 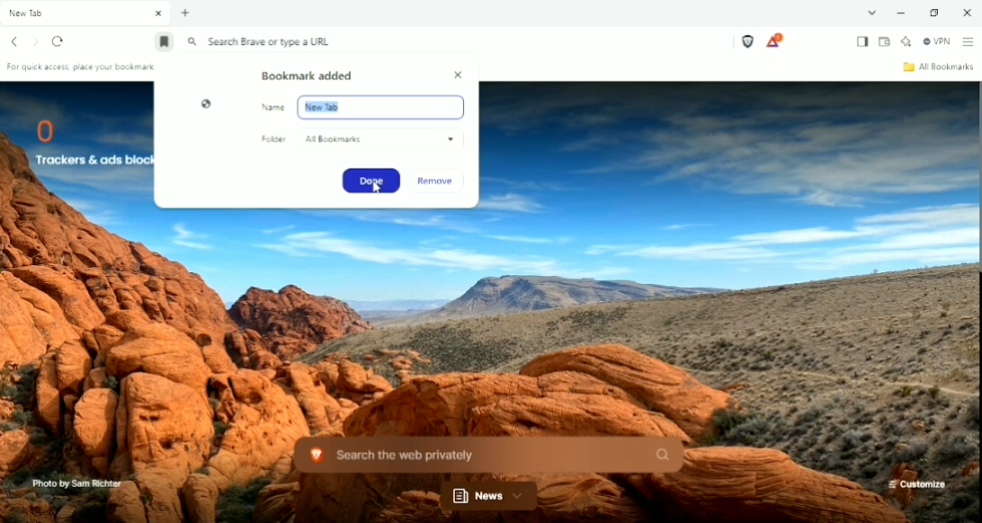 What do you see at coordinates (968, 42) in the screenshot?
I see `Customize and Control Brave` at bounding box center [968, 42].